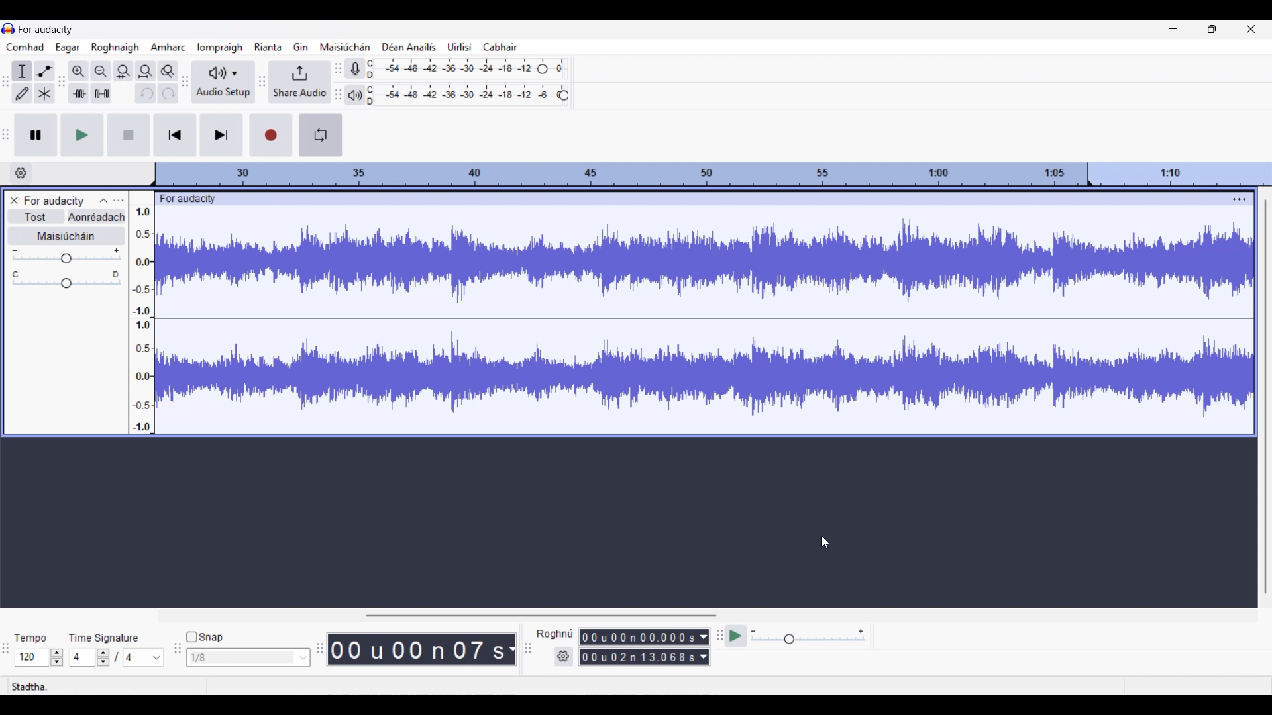  Describe the element at coordinates (67, 236) in the screenshot. I see `Effects` at that location.